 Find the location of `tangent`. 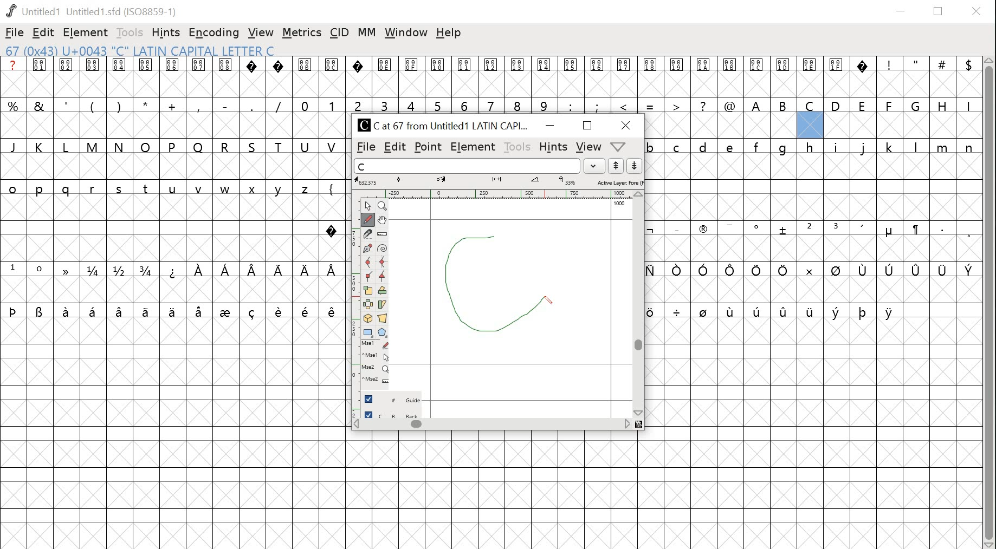

tangent is located at coordinates (383, 278).